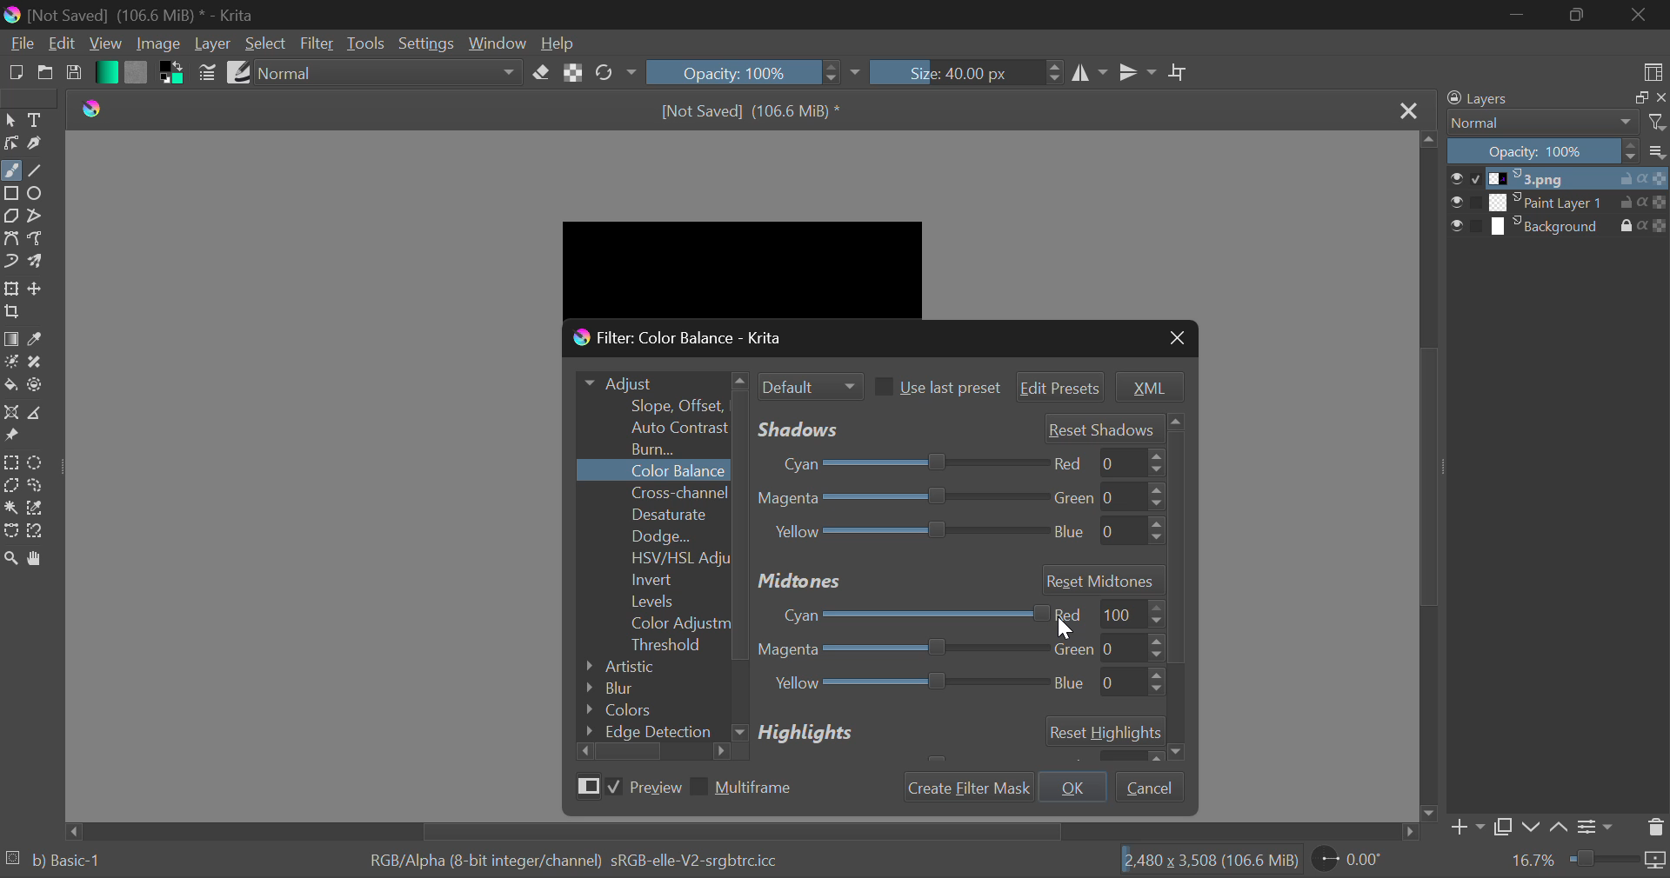  What do you see at coordinates (656, 448) in the screenshot?
I see `Burn` at bounding box center [656, 448].